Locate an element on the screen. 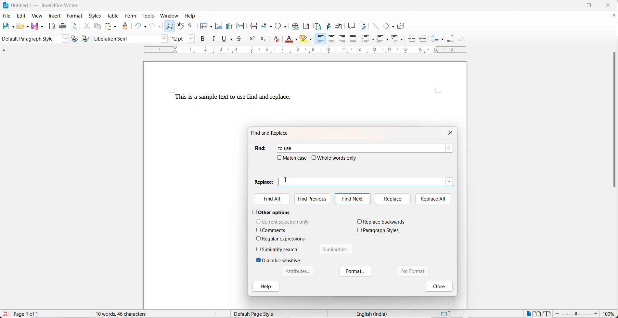 This screenshot has height=318, width=618. font color is located at coordinates (296, 40).